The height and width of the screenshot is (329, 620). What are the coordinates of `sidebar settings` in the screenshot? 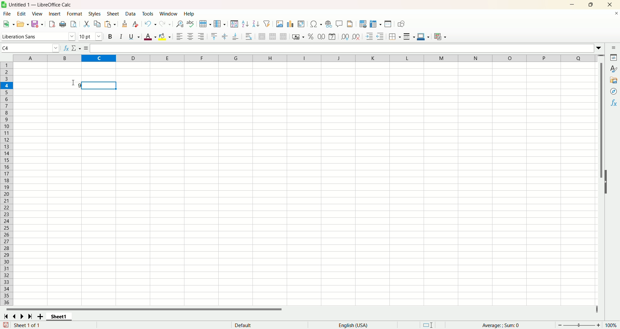 It's located at (614, 48).